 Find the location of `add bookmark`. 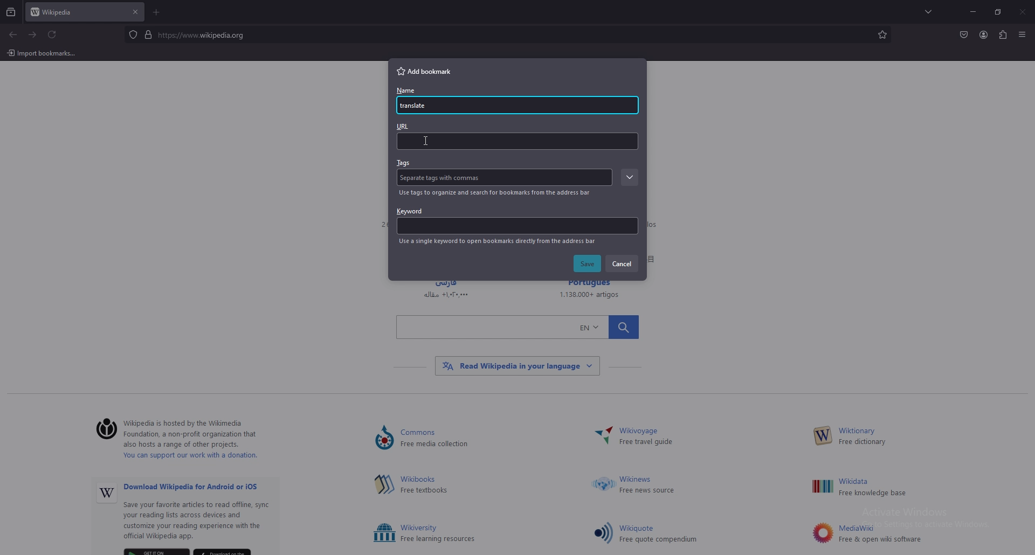

add bookmark is located at coordinates (429, 71).